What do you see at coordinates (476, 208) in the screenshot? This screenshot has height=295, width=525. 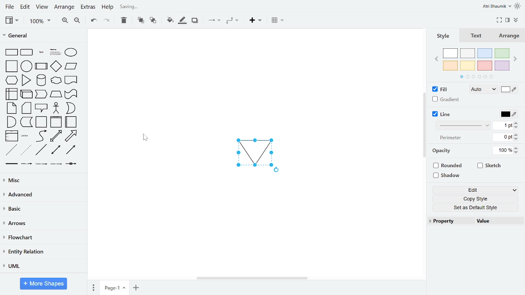 I see `set as default style` at bounding box center [476, 208].